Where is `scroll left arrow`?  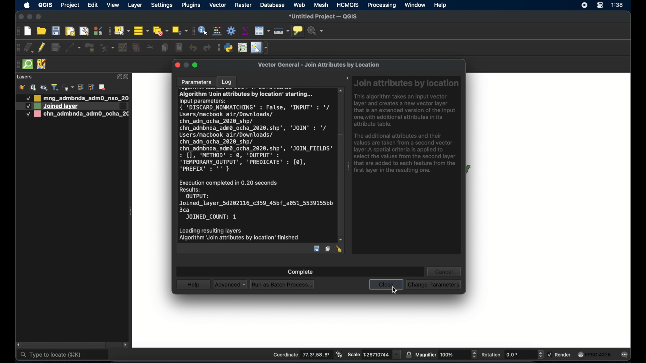 scroll left arrow is located at coordinates (18, 345).